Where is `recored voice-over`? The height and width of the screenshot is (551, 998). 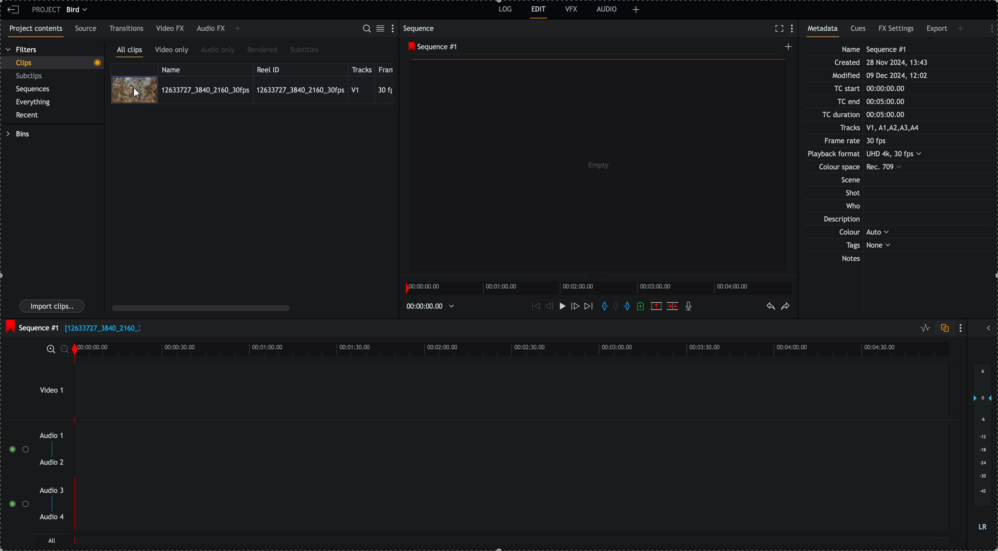
recored voice-over is located at coordinates (690, 307).